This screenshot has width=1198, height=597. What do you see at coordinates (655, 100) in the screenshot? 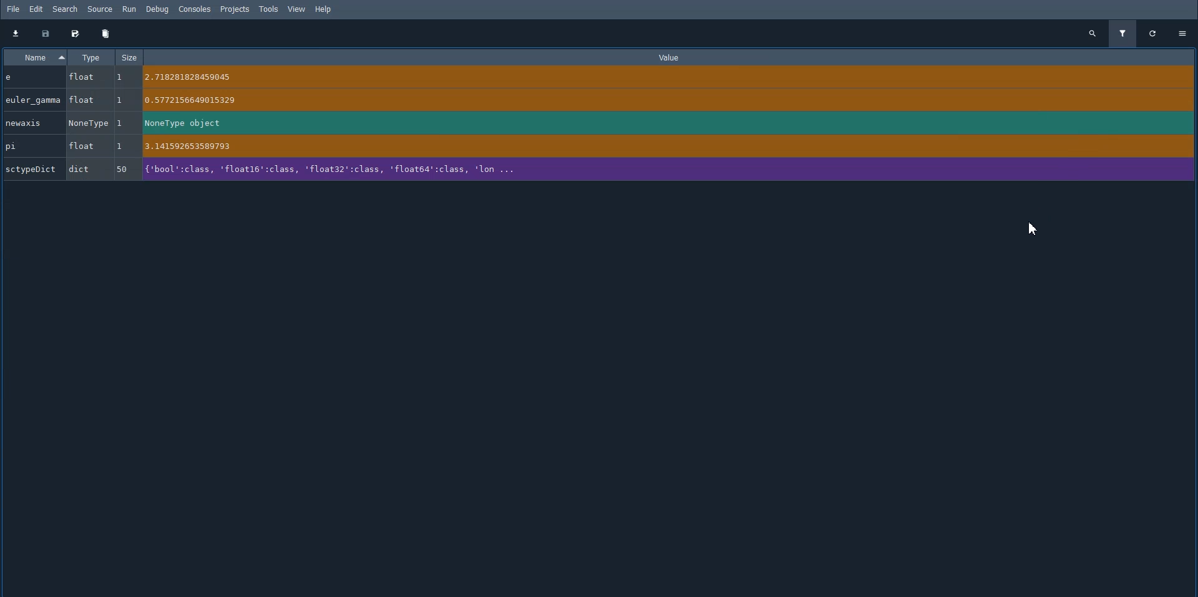
I see `0.5772156649015329` at bounding box center [655, 100].